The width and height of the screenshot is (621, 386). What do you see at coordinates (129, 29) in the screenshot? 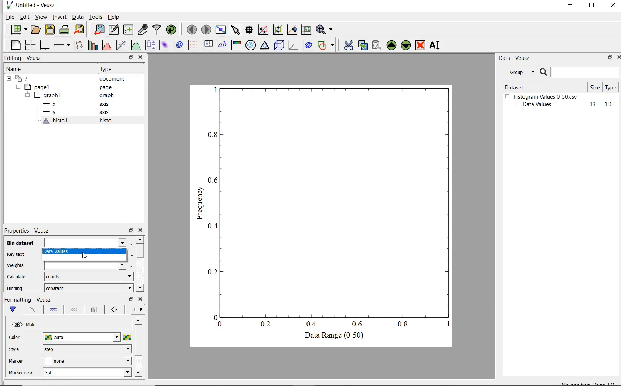
I see `create new datasets using ranges, parametrically or as functions of existing datasets` at bounding box center [129, 29].